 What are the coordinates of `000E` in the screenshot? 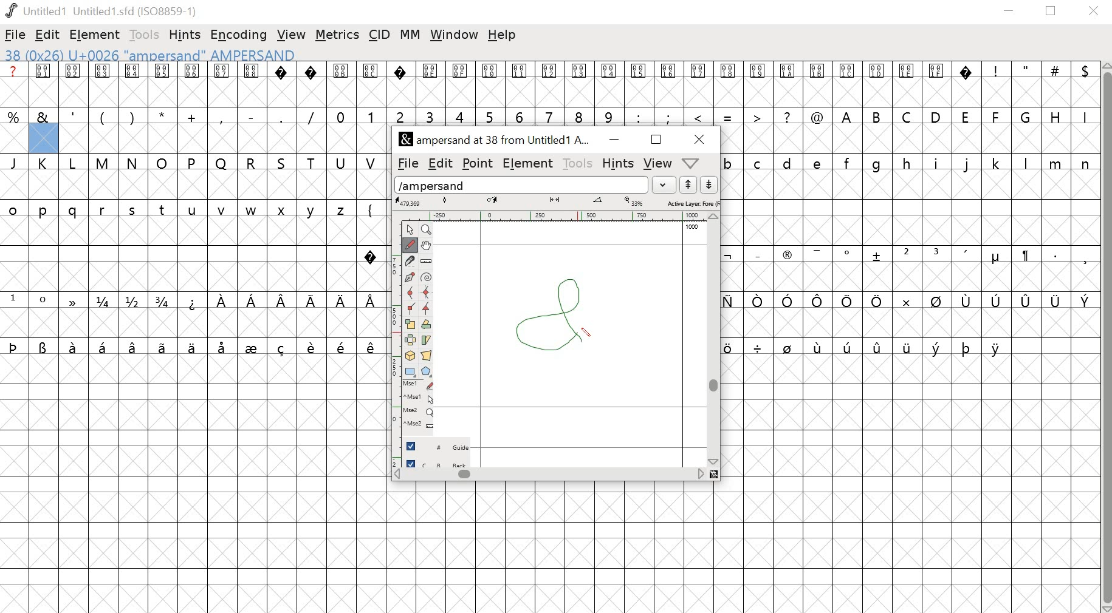 It's located at (430, 84).